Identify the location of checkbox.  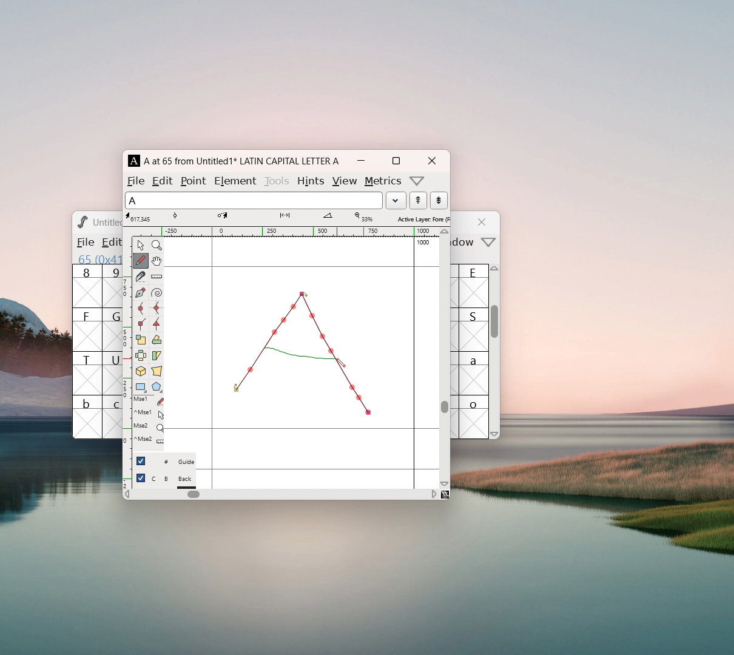
(141, 478).